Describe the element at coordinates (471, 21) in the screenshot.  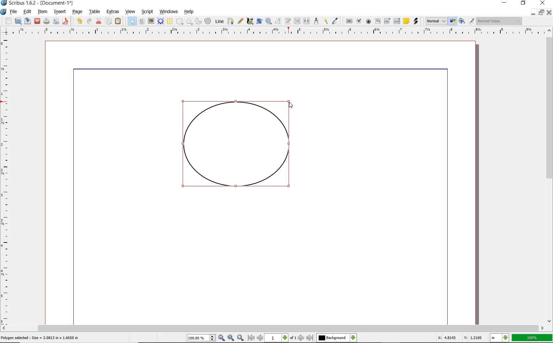
I see `EDIT IN PREVIEW MODE` at that location.